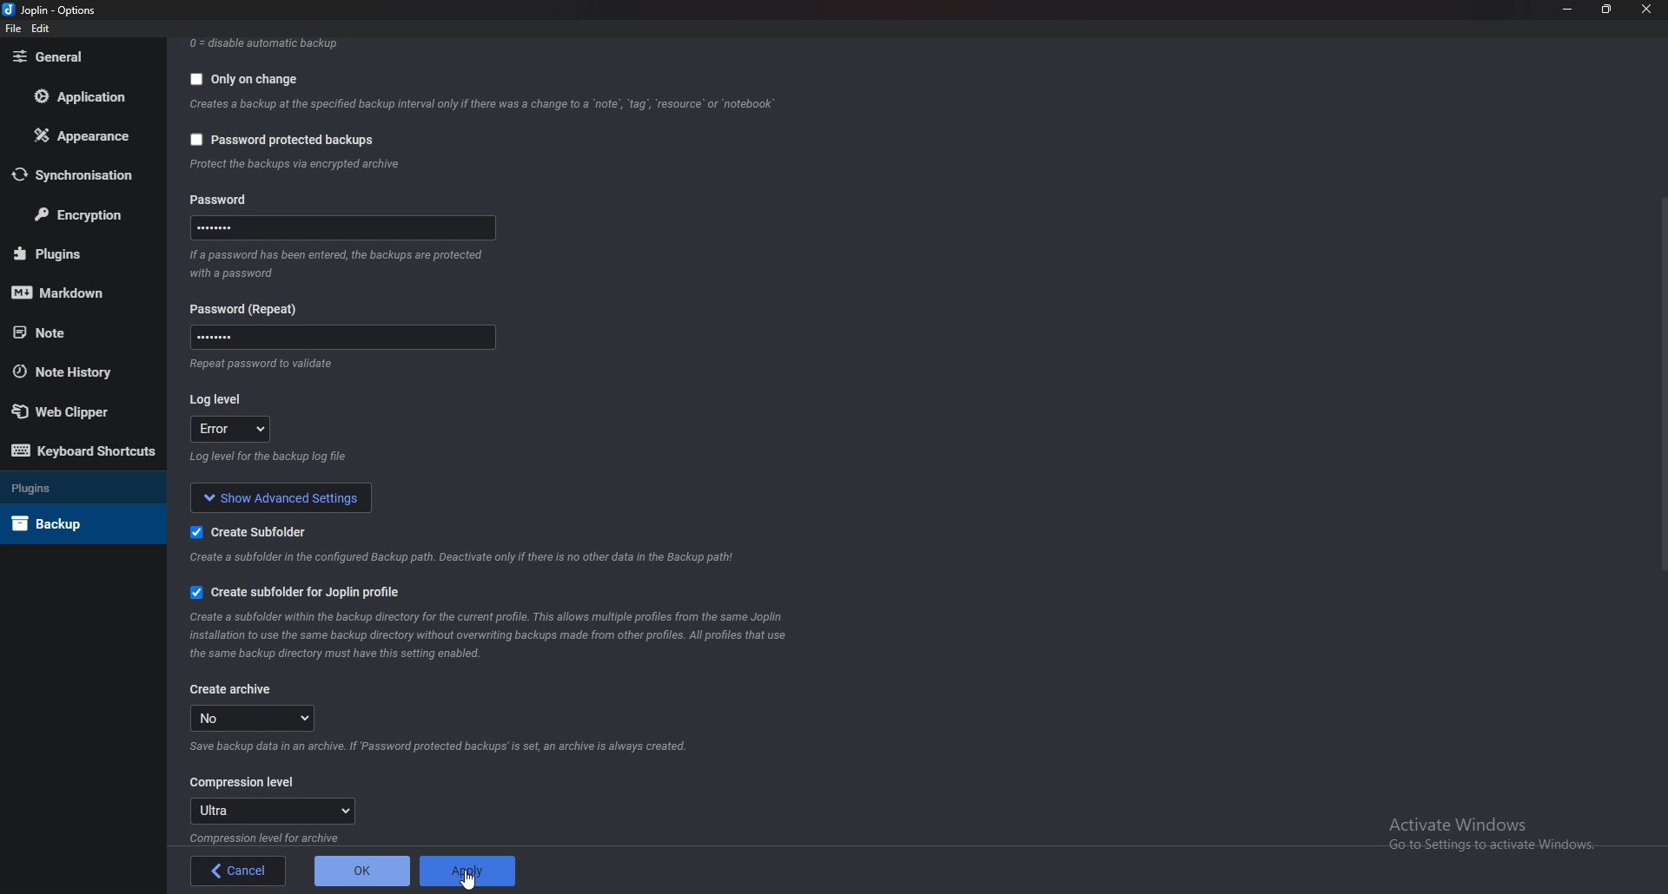 The width and height of the screenshot is (1668, 894). Describe the element at coordinates (1661, 389) in the screenshot. I see `scroll bar` at that location.